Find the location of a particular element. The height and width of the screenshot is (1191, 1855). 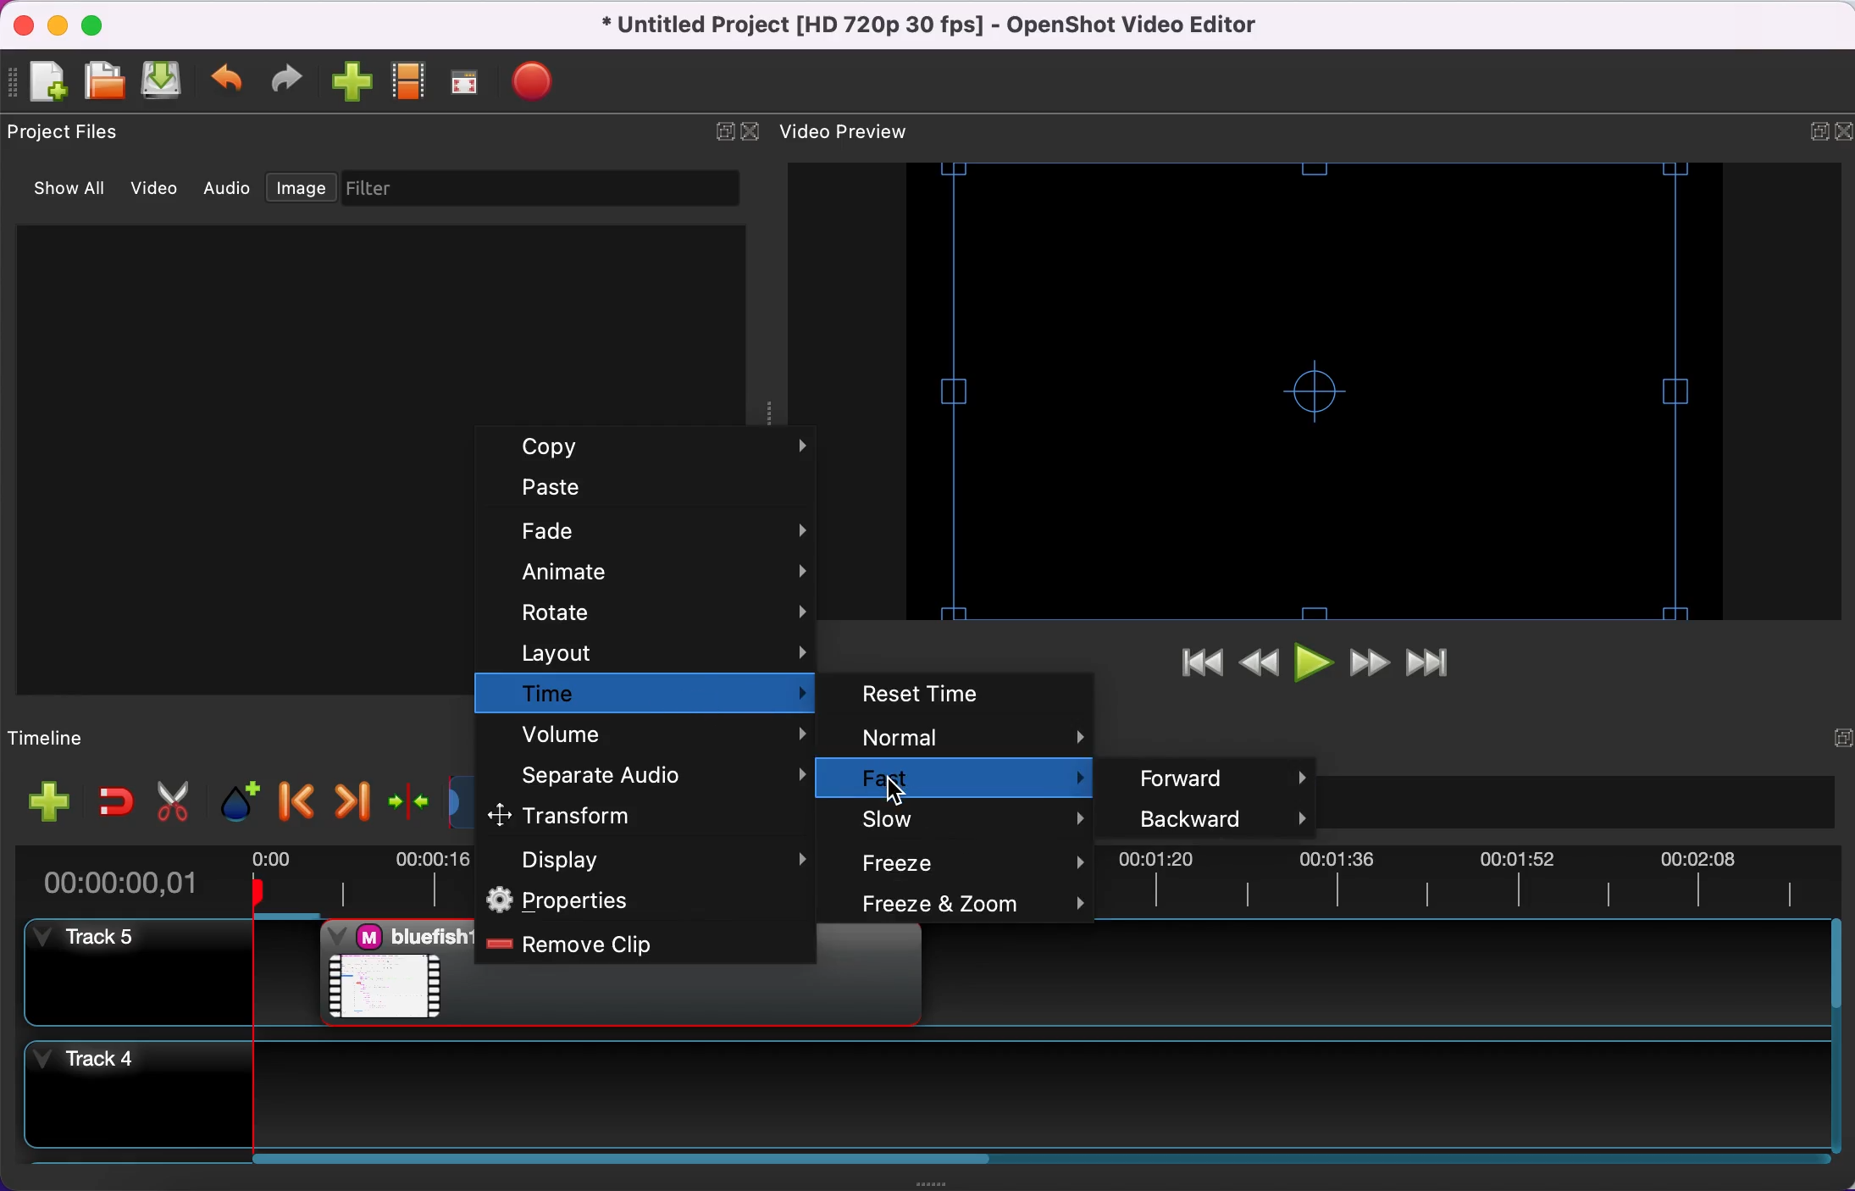

choose profile is located at coordinates (412, 81).